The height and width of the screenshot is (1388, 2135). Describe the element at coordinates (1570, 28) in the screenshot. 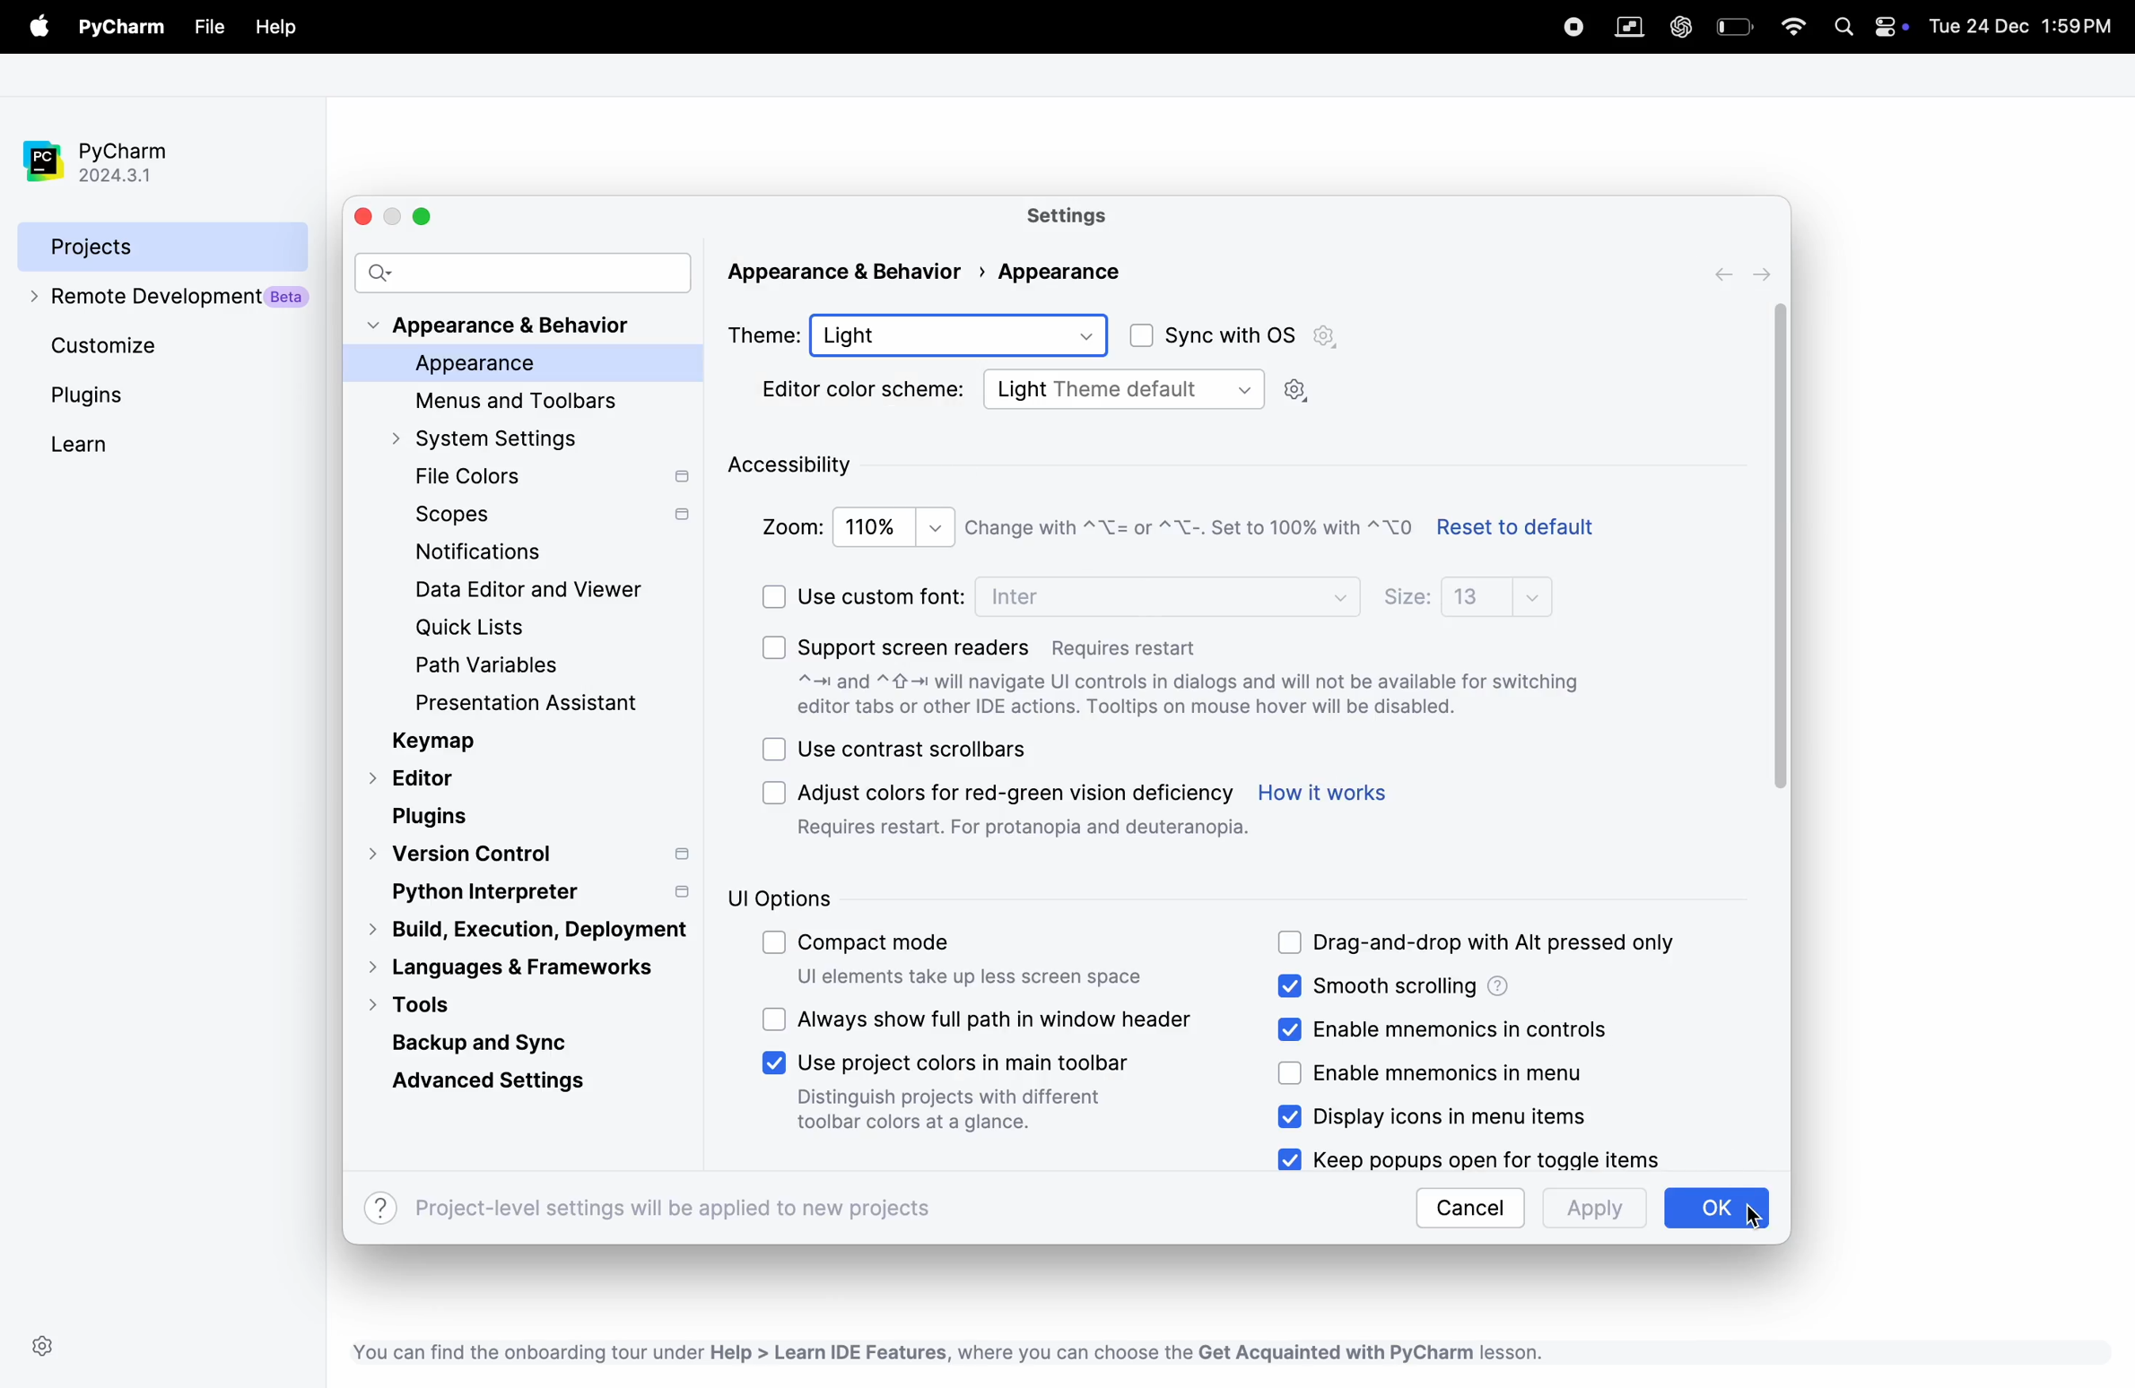

I see `record` at that location.